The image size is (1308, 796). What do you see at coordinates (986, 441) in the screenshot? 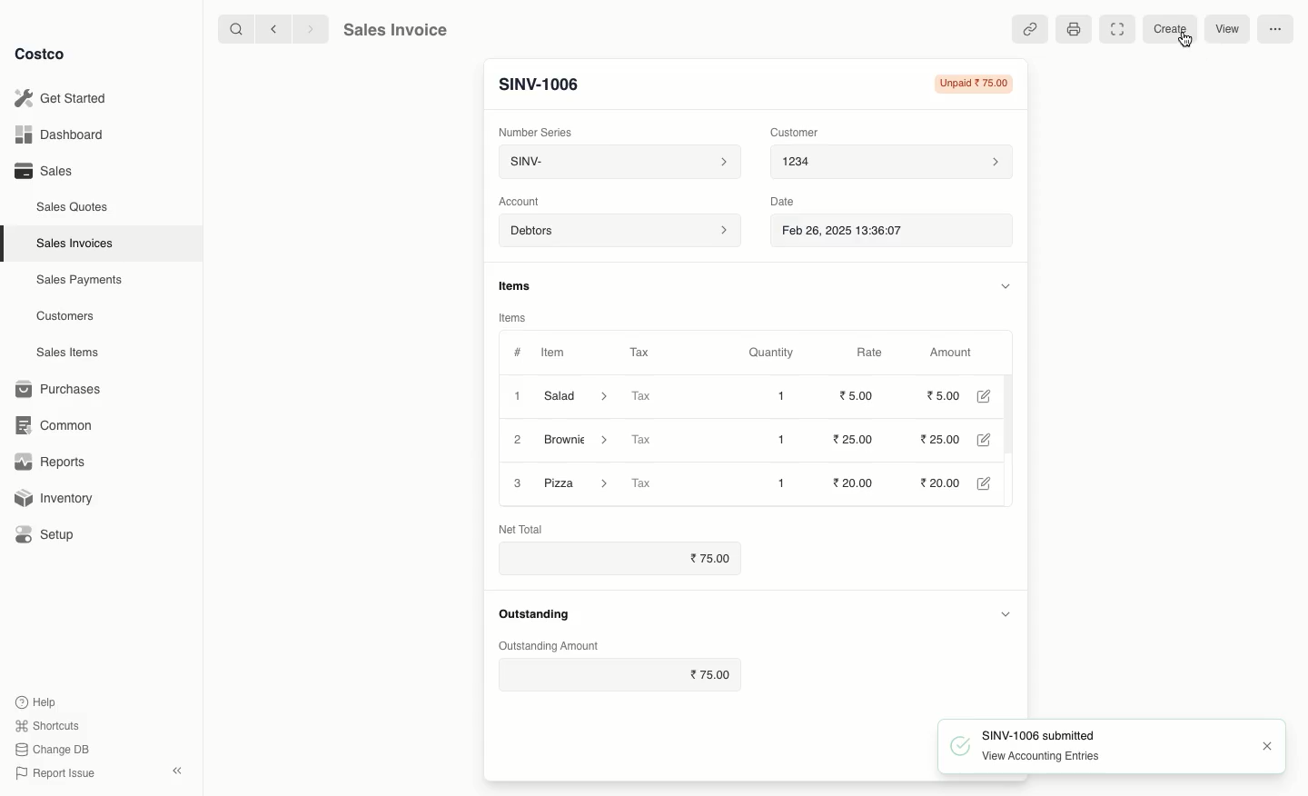
I see `Edit` at bounding box center [986, 441].